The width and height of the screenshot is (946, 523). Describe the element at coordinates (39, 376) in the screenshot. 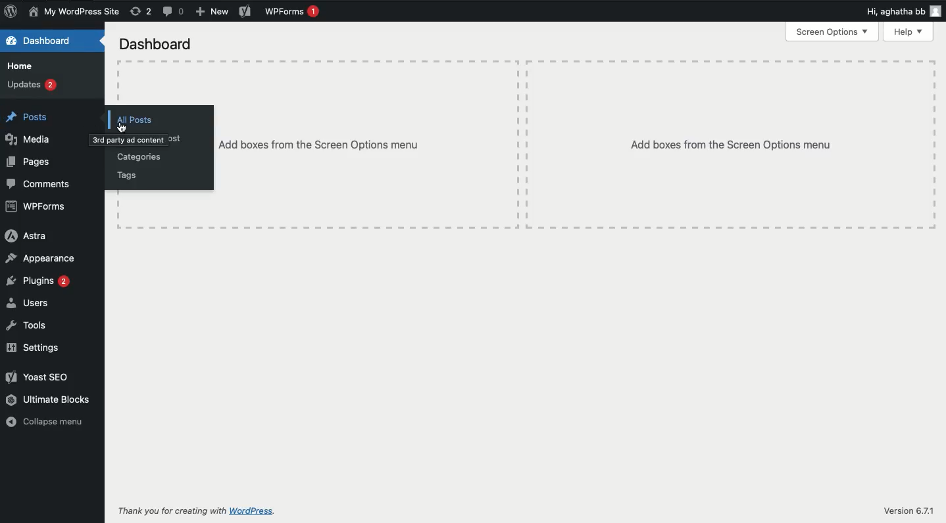

I see `Yoast` at that location.